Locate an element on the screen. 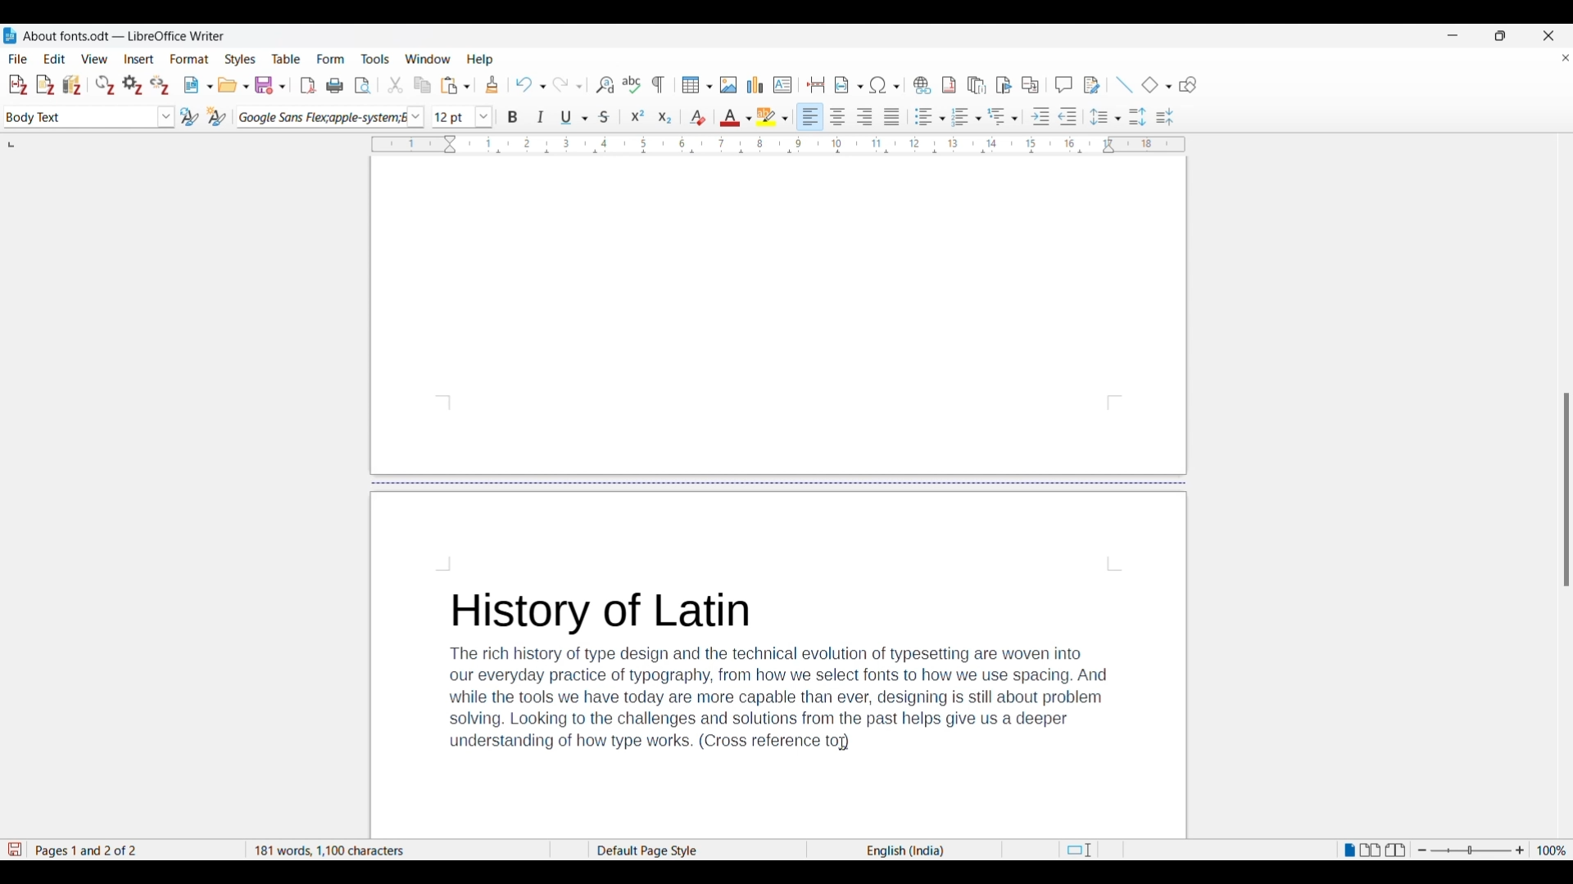  History of LatinThe rich history of type design and the technical evolution of typesetting are woven intoour everyday practice of typography, from how we select fonts to how we use spacing. Andwhile the tools we have today are more capable than ever, designing is still about problemsolving. Looking to the challenges and solutions from the past helps give us a deeperunderstanding of how type works. (Cross reference ) is located at coordinates (780, 678).